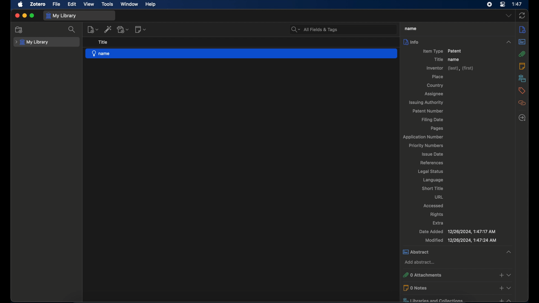  What do you see at coordinates (124, 29) in the screenshot?
I see `add attachment` at bounding box center [124, 29].